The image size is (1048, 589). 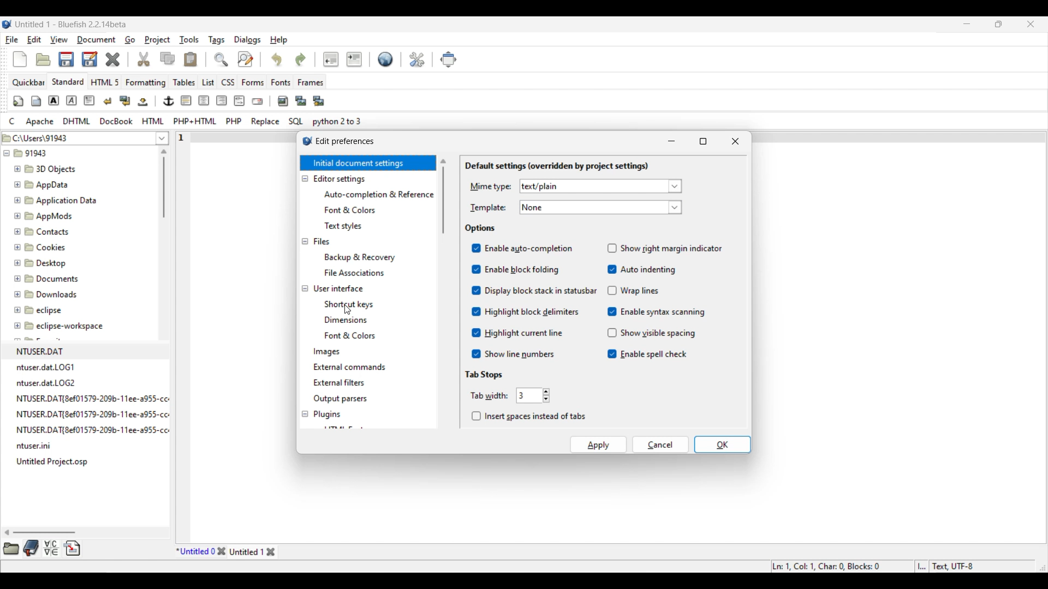 I want to click on Project name, software name and version, so click(x=72, y=24).